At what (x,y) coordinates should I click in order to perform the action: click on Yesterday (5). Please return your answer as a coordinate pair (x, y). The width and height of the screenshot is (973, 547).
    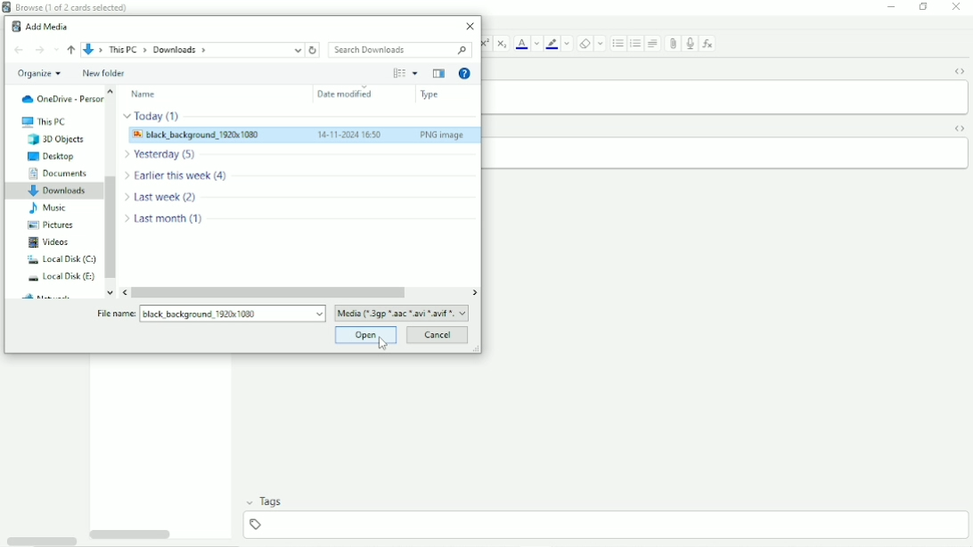
    Looking at the image, I should click on (161, 155).